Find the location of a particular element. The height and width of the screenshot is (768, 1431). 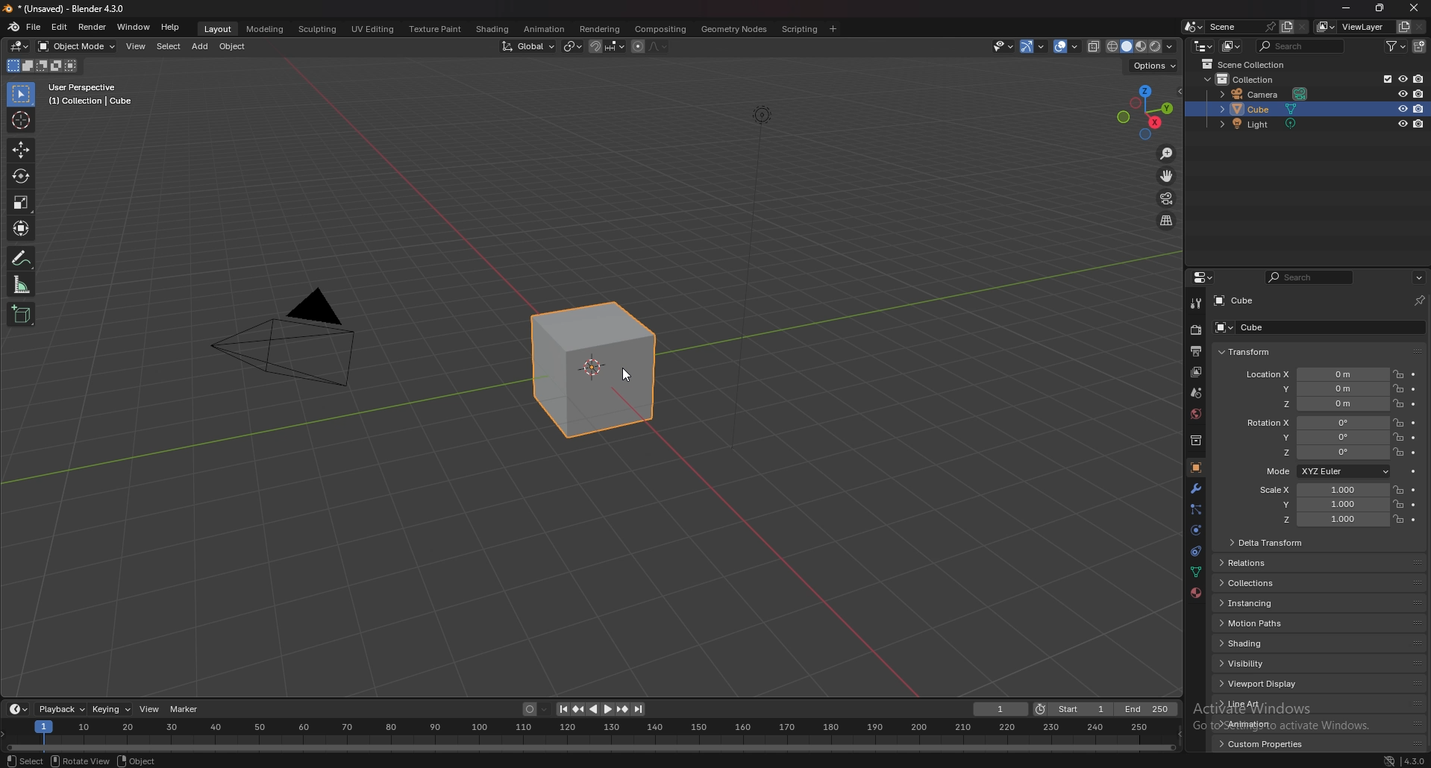

disable in renders is located at coordinates (1419, 92).